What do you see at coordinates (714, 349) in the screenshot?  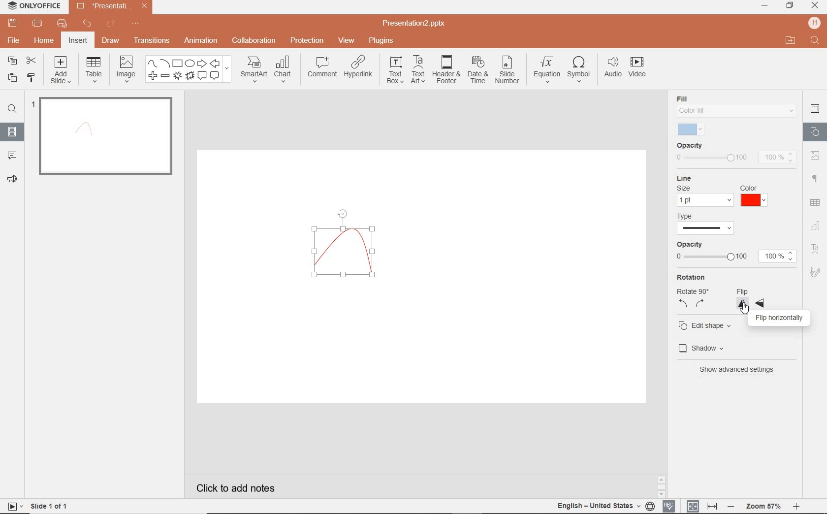 I see `shadow` at bounding box center [714, 349].